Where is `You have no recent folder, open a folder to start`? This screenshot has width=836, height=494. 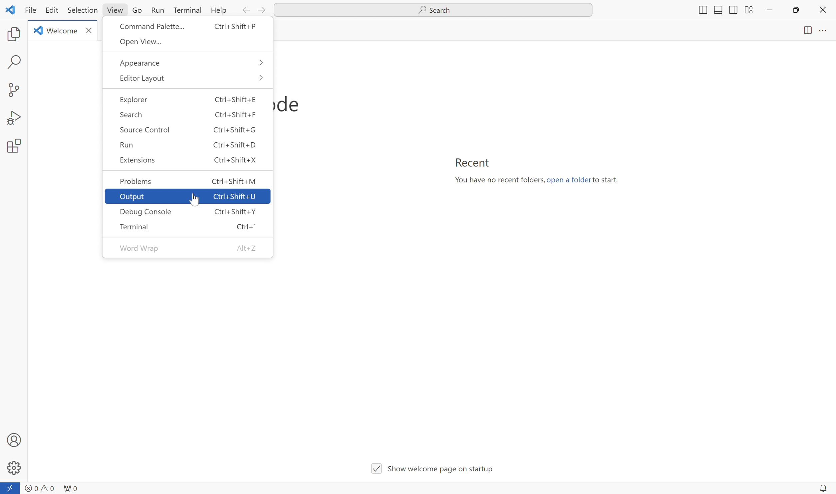 You have no recent folder, open a folder to start is located at coordinates (538, 179).